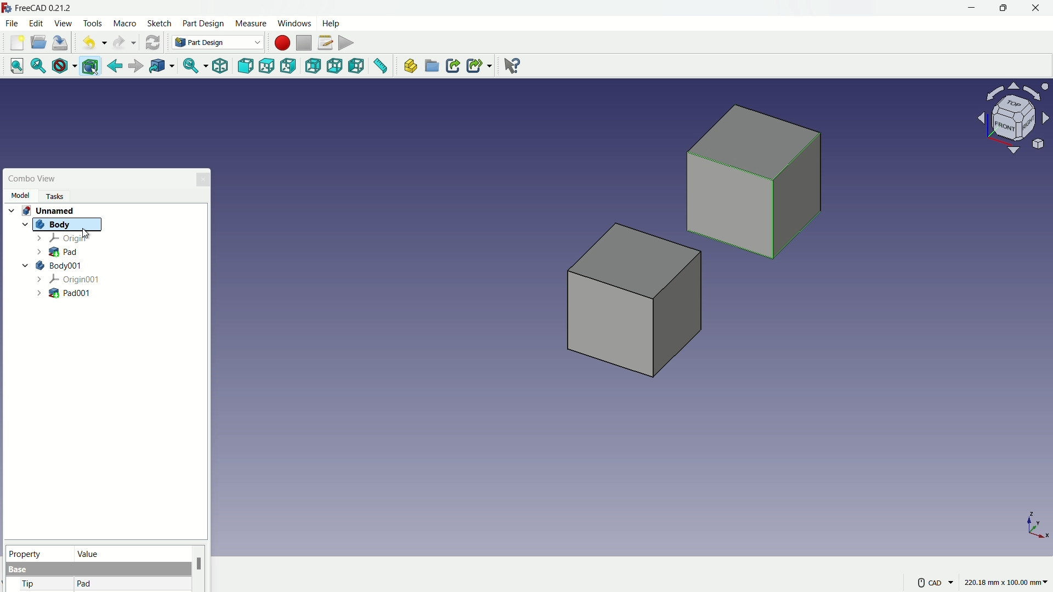 The width and height of the screenshot is (1053, 592). I want to click on file, so click(12, 22).